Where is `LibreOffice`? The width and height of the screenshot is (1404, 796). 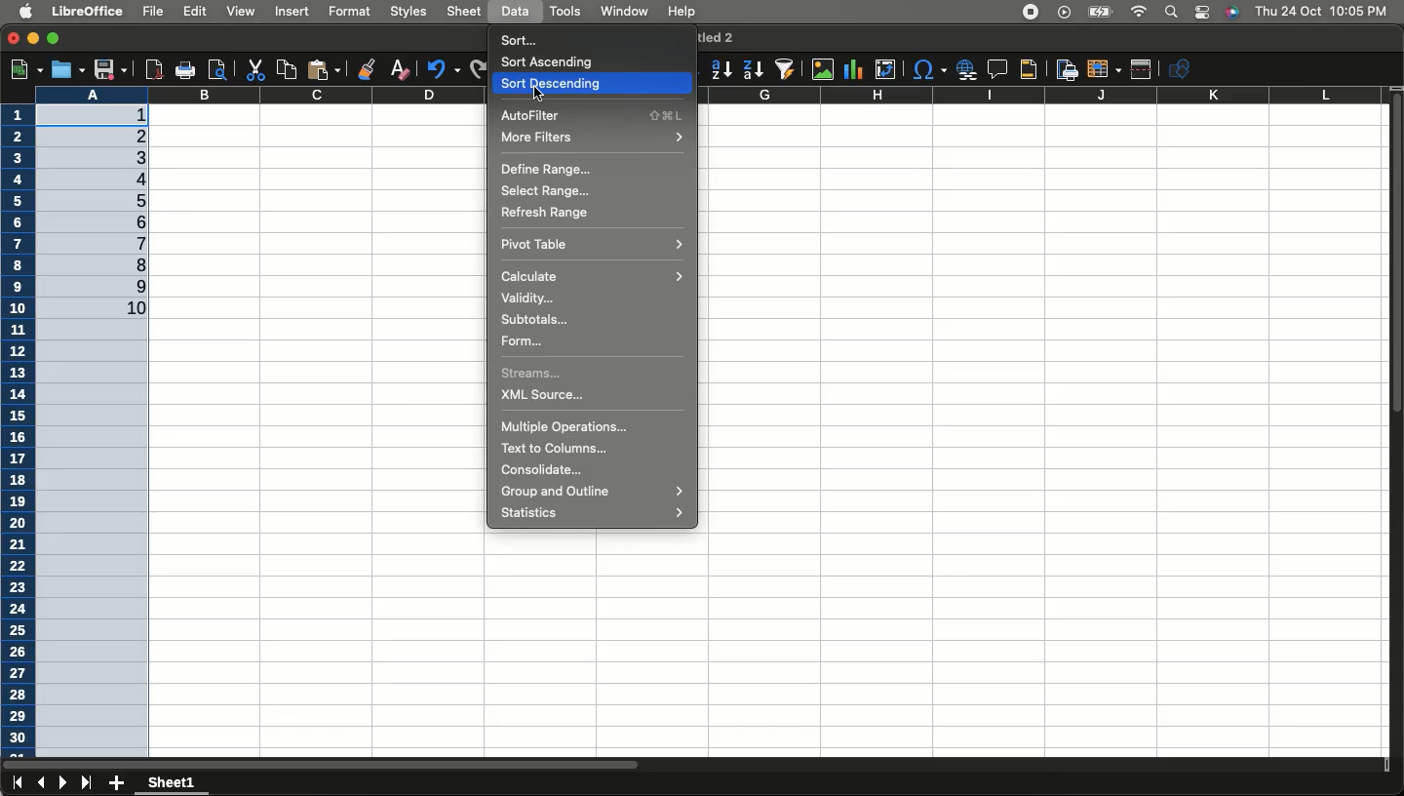
LibreOffice is located at coordinates (90, 12).